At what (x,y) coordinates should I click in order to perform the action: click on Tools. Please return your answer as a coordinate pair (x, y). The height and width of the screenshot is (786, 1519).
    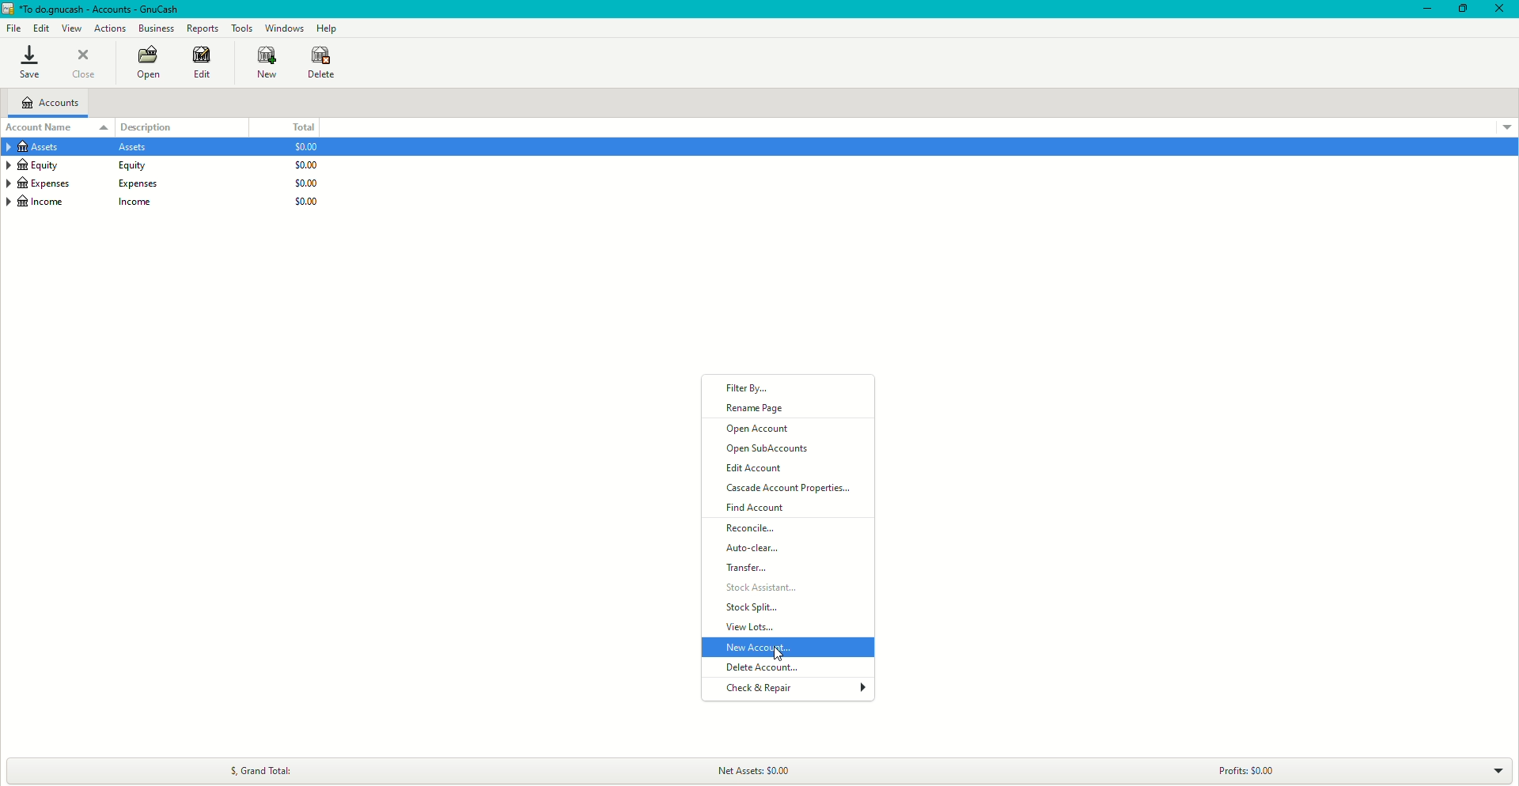
    Looking at the image, I should click on (242, 28).